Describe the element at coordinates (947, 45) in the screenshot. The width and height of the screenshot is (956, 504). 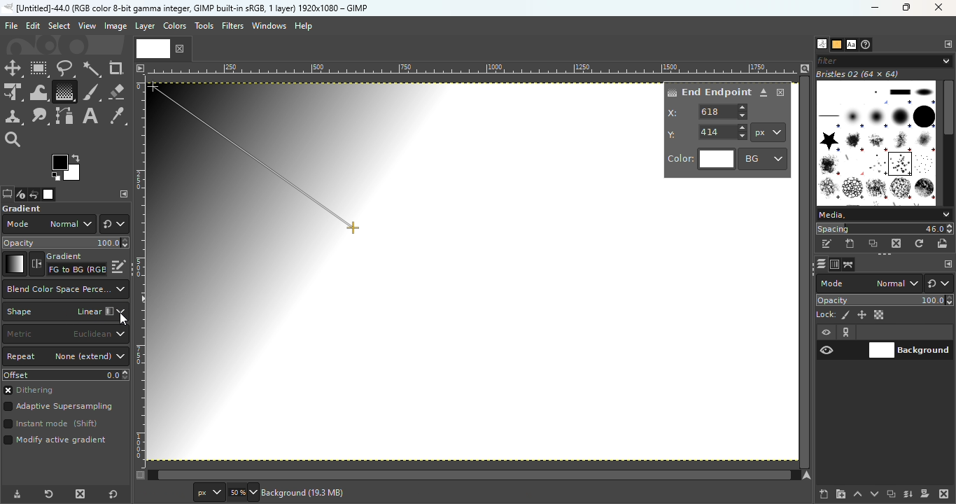
I see `Configure this tab` at that location.